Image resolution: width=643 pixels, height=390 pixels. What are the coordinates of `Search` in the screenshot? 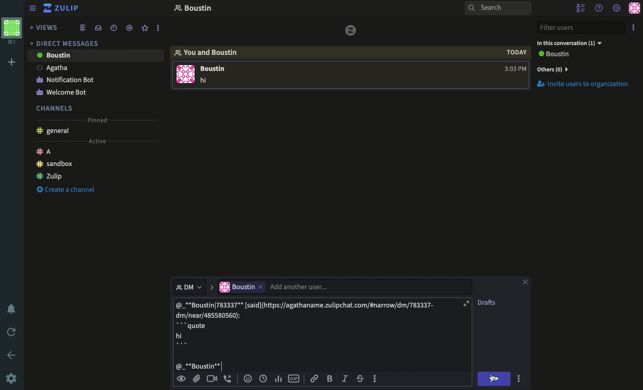 It's located at (498, 9).